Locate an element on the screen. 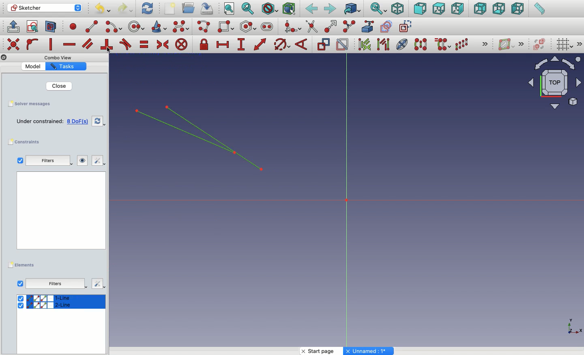 This screenshot has height=355, width=584. Rectangle is located at coordinates (227, 27).